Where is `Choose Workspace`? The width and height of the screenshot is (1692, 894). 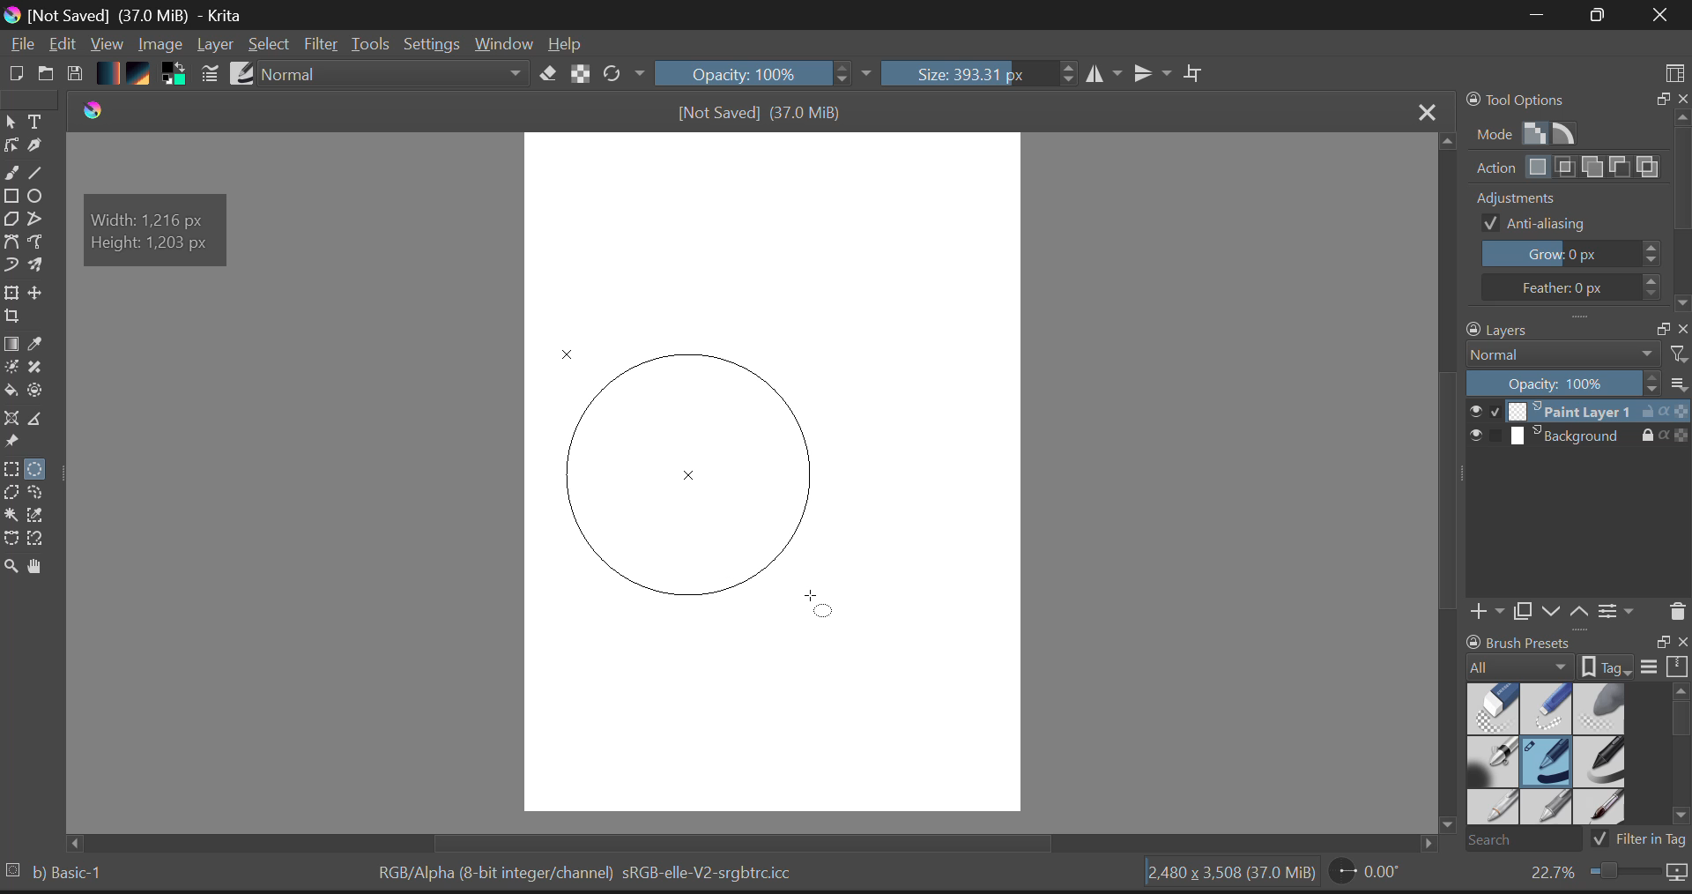
Choose Workspace is located at coordinates (1674, 67).